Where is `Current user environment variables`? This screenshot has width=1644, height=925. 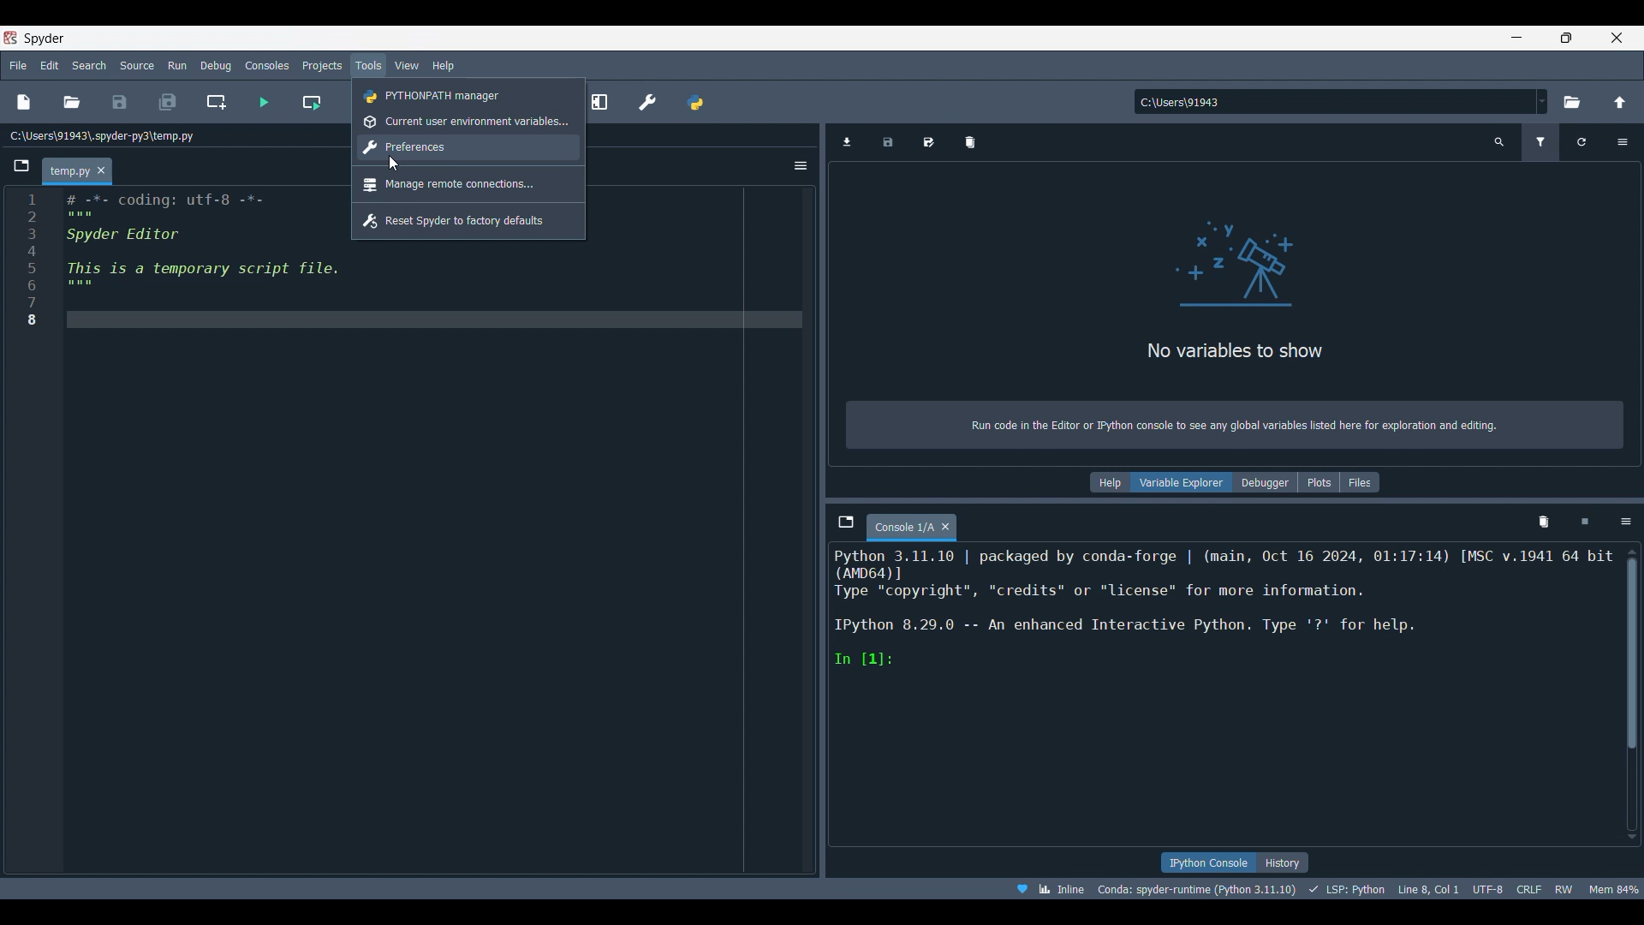
Current user environment variables is located at coordinates (468, 121).